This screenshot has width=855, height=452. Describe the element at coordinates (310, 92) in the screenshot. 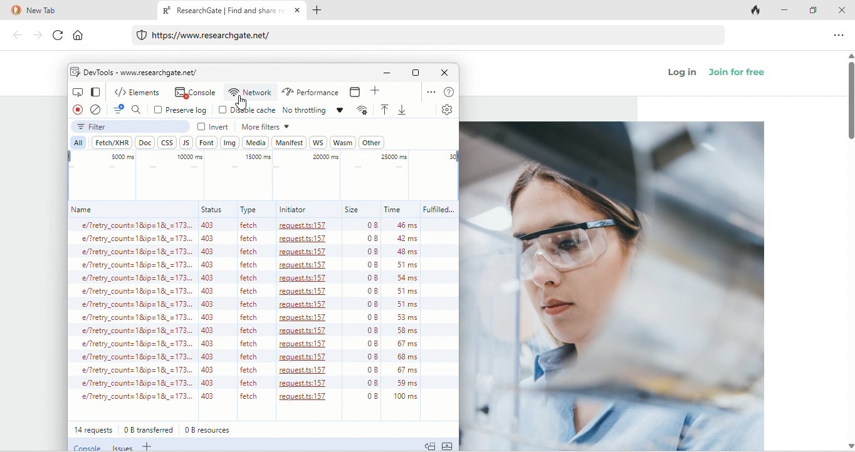

I see `performance` at that location.